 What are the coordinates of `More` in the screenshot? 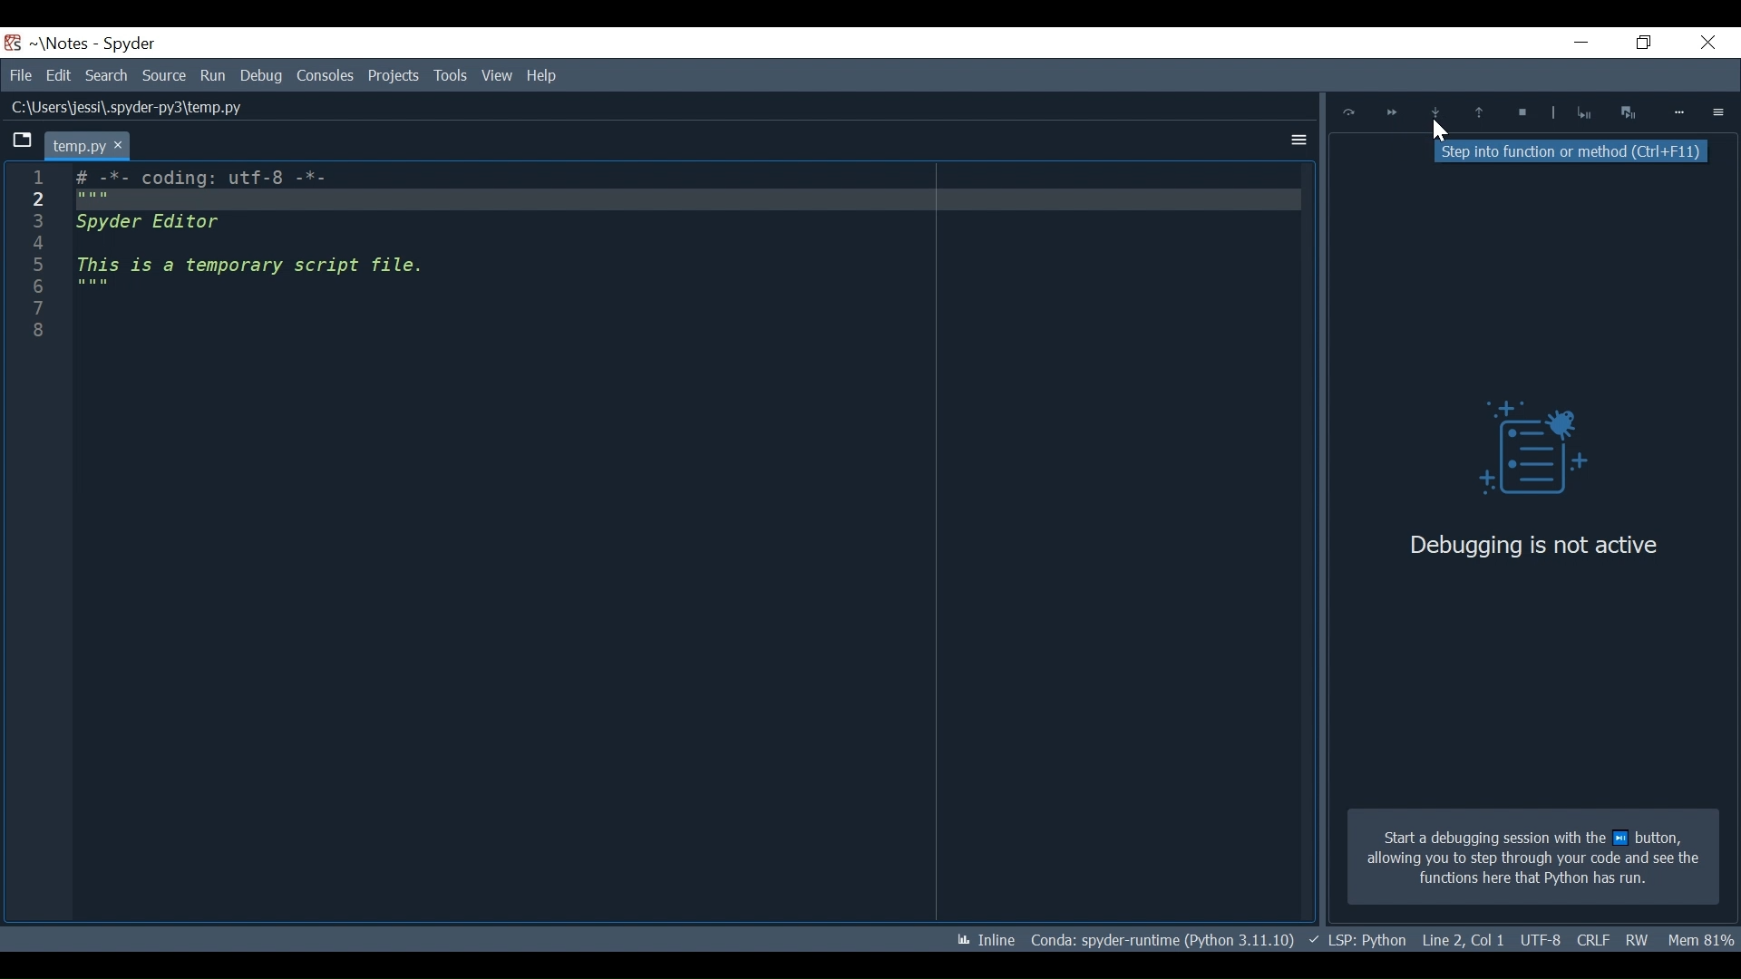 It's located at (1680, 112).